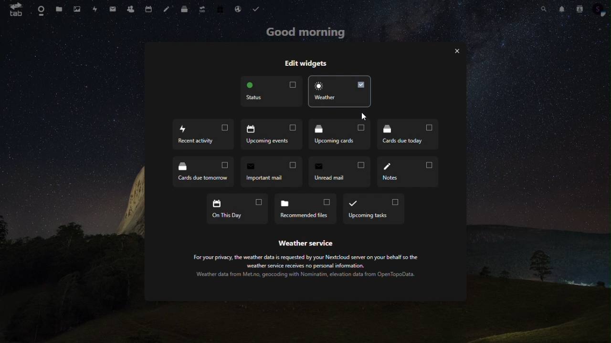 This screenshot has width=611, height=343. What do you see at coordinates (342, 134) in the screenshot?
I see `upcoming cards` at bounding box center [342, 134].